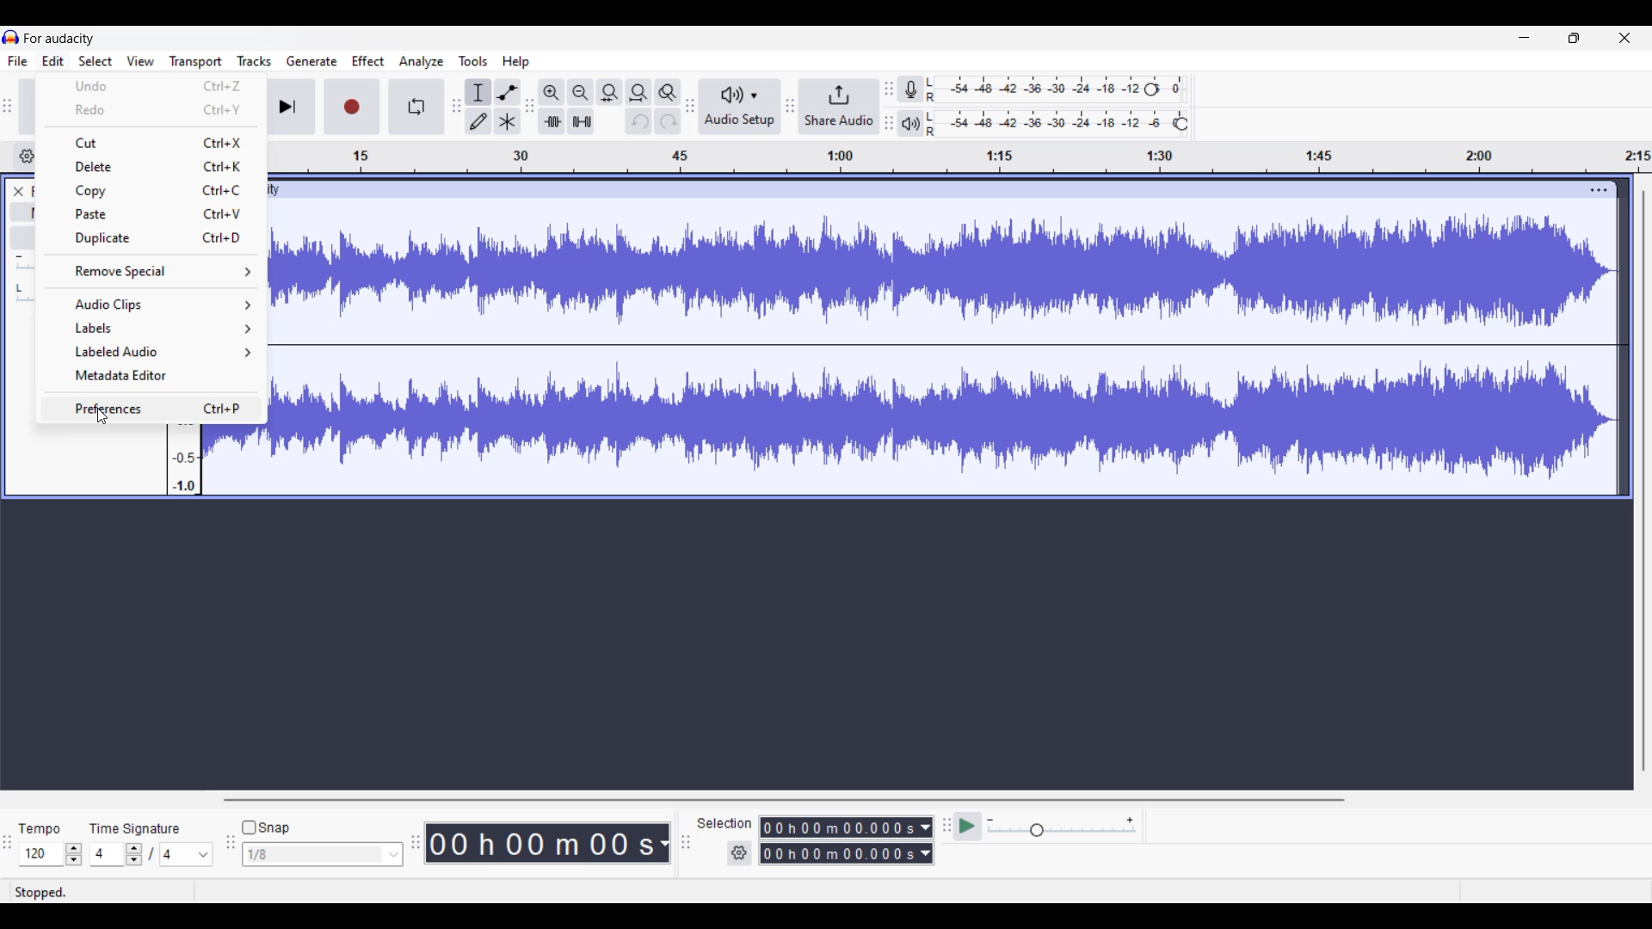  Describe the element at coordinates (146, 109) in the screenshot. I see `redo` at that location.